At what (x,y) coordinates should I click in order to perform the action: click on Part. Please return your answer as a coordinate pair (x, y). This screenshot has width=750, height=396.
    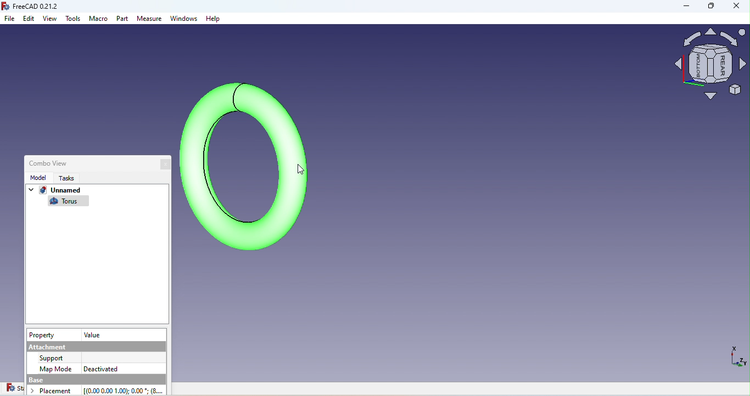
    Looking at the image, I should click on (123, 20).